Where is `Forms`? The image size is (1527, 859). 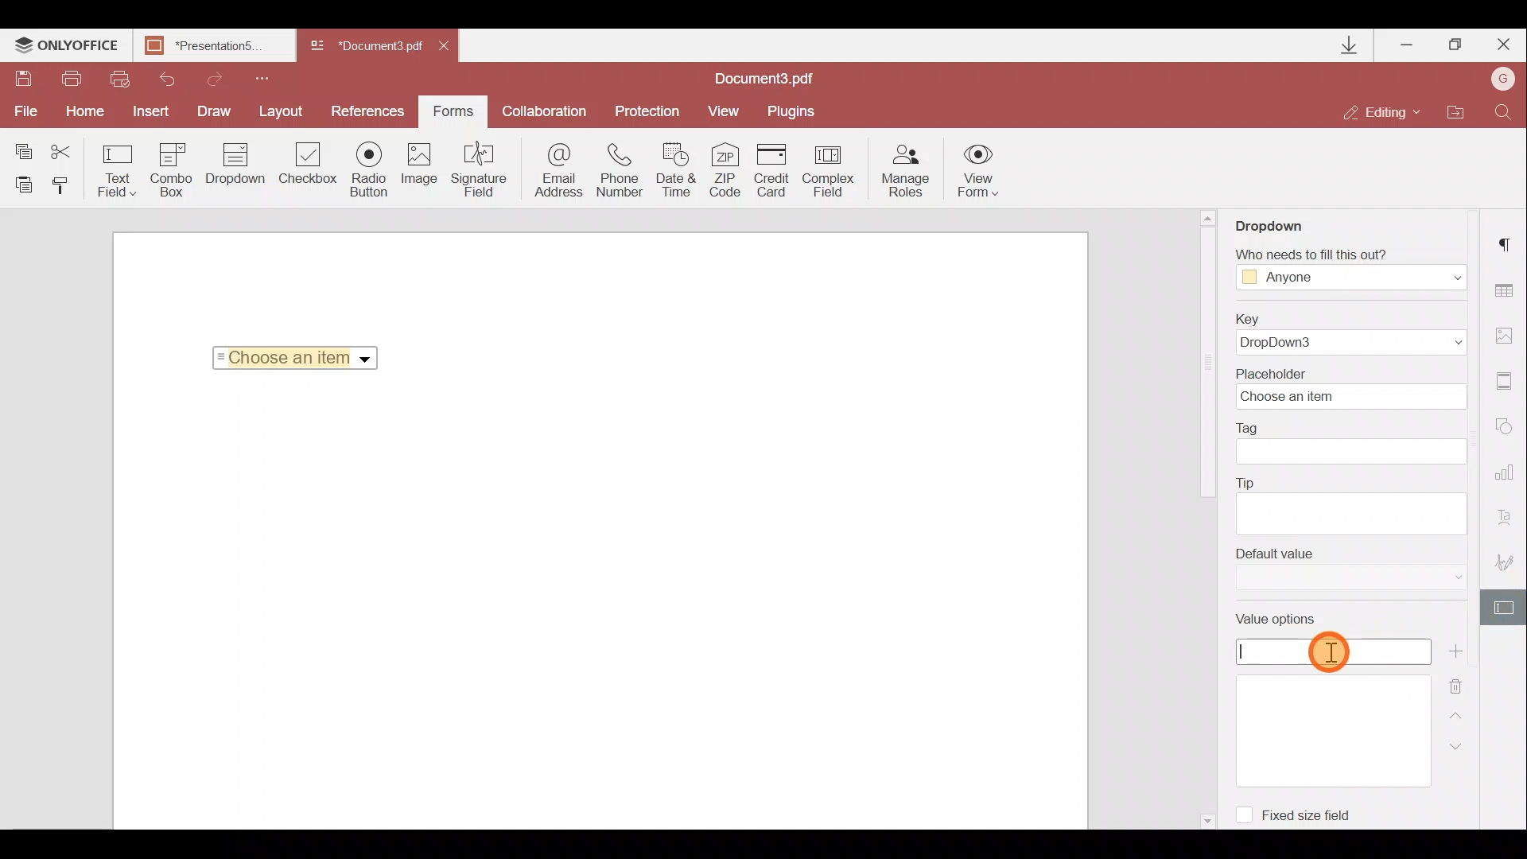 Forms is located at coordinates (453, 111).